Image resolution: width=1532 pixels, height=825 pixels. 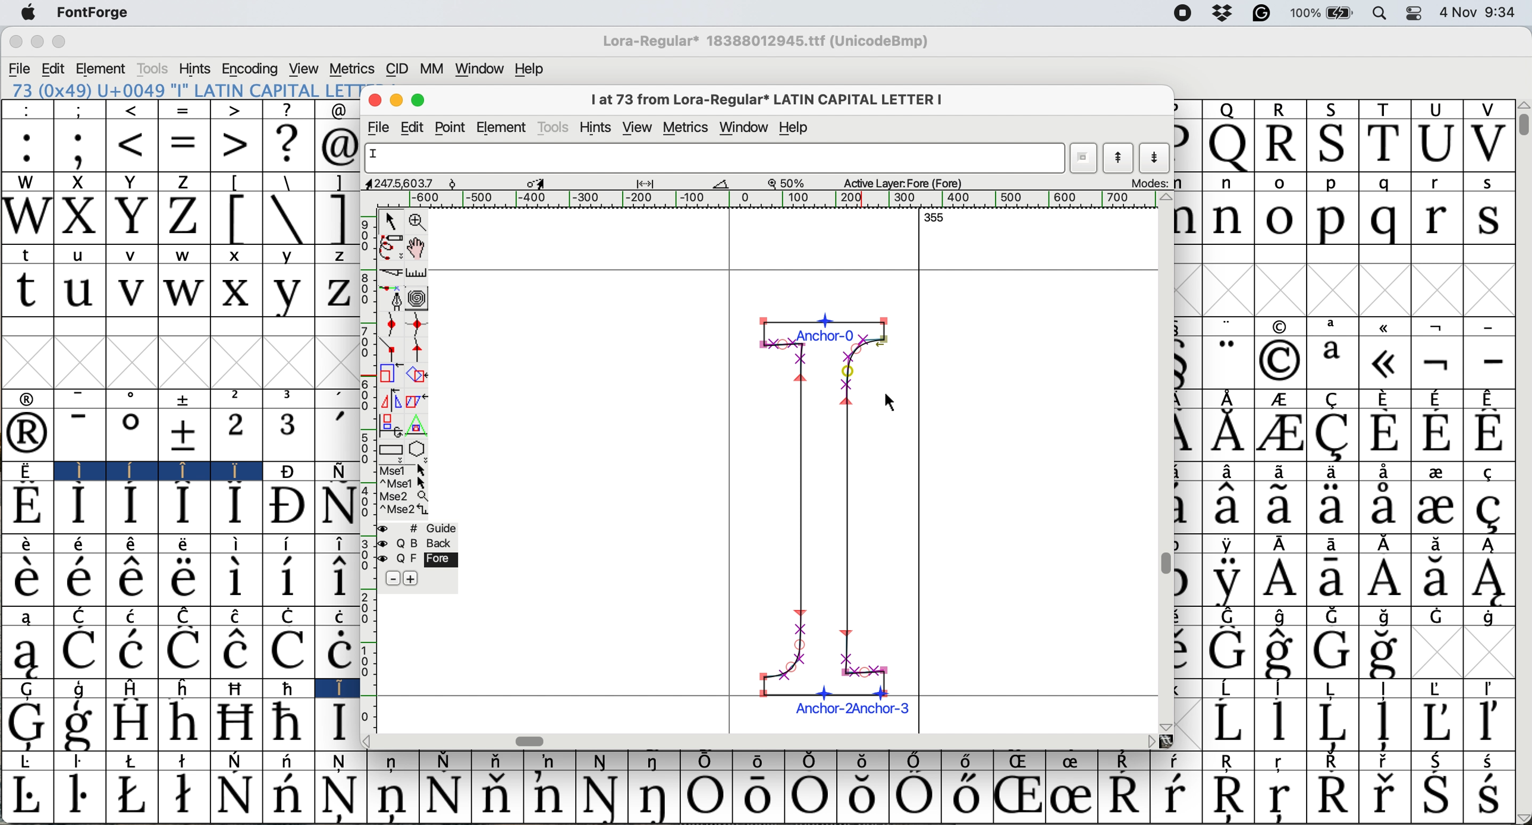 What do you see at coordinates (415, 127) in the screenshot?
I see `edit` at bounding box center [415, 127].